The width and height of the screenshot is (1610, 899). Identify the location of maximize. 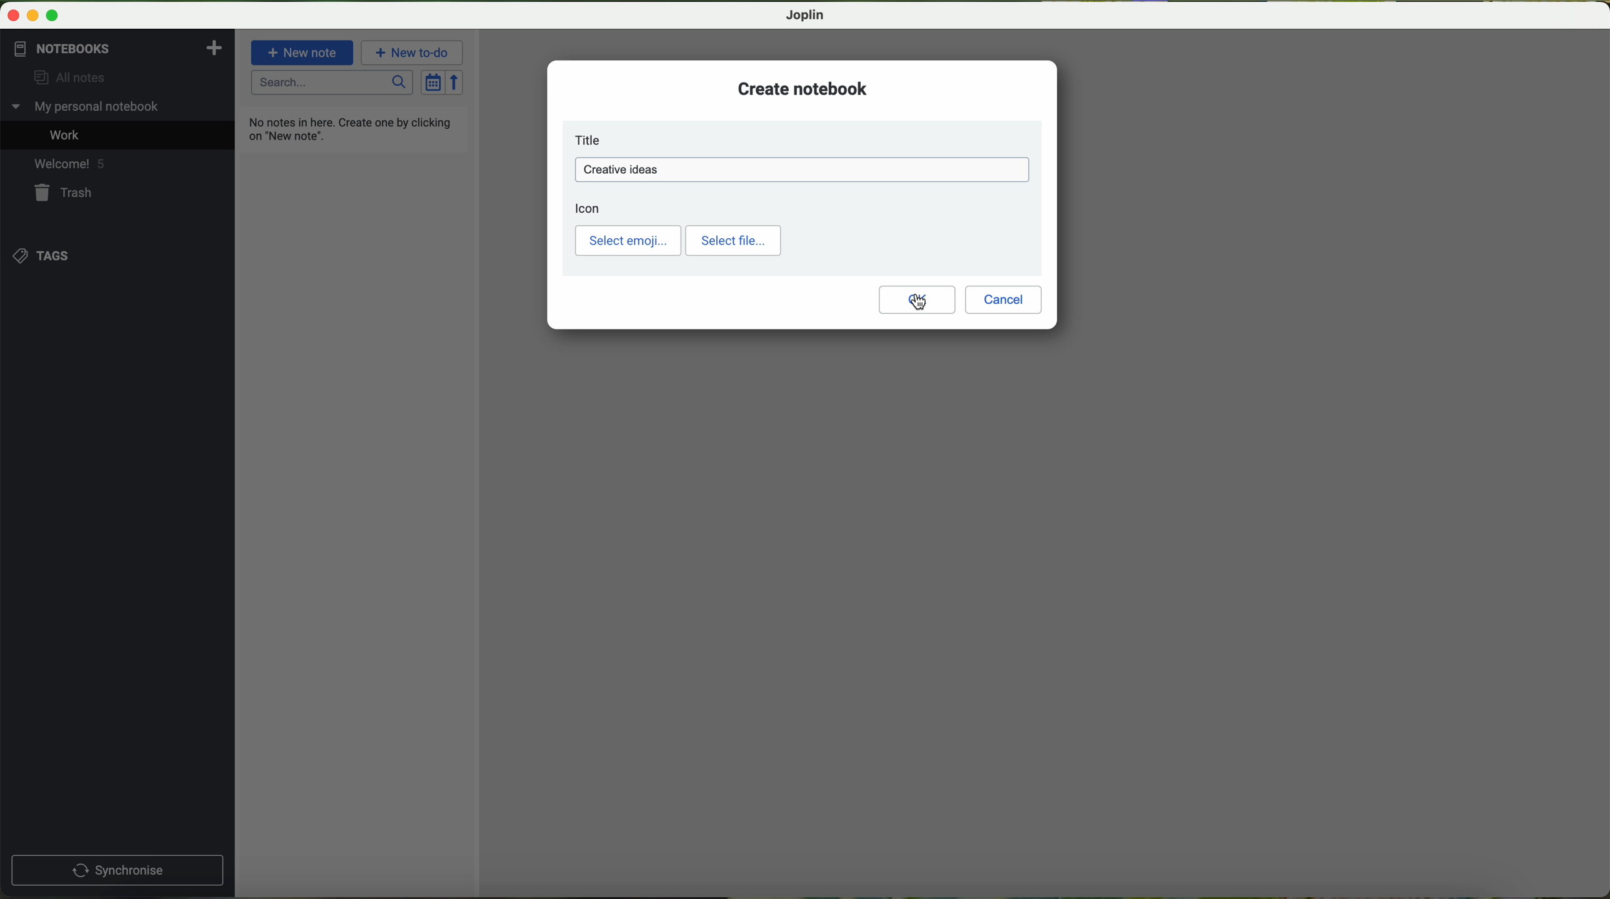
(52, 16).